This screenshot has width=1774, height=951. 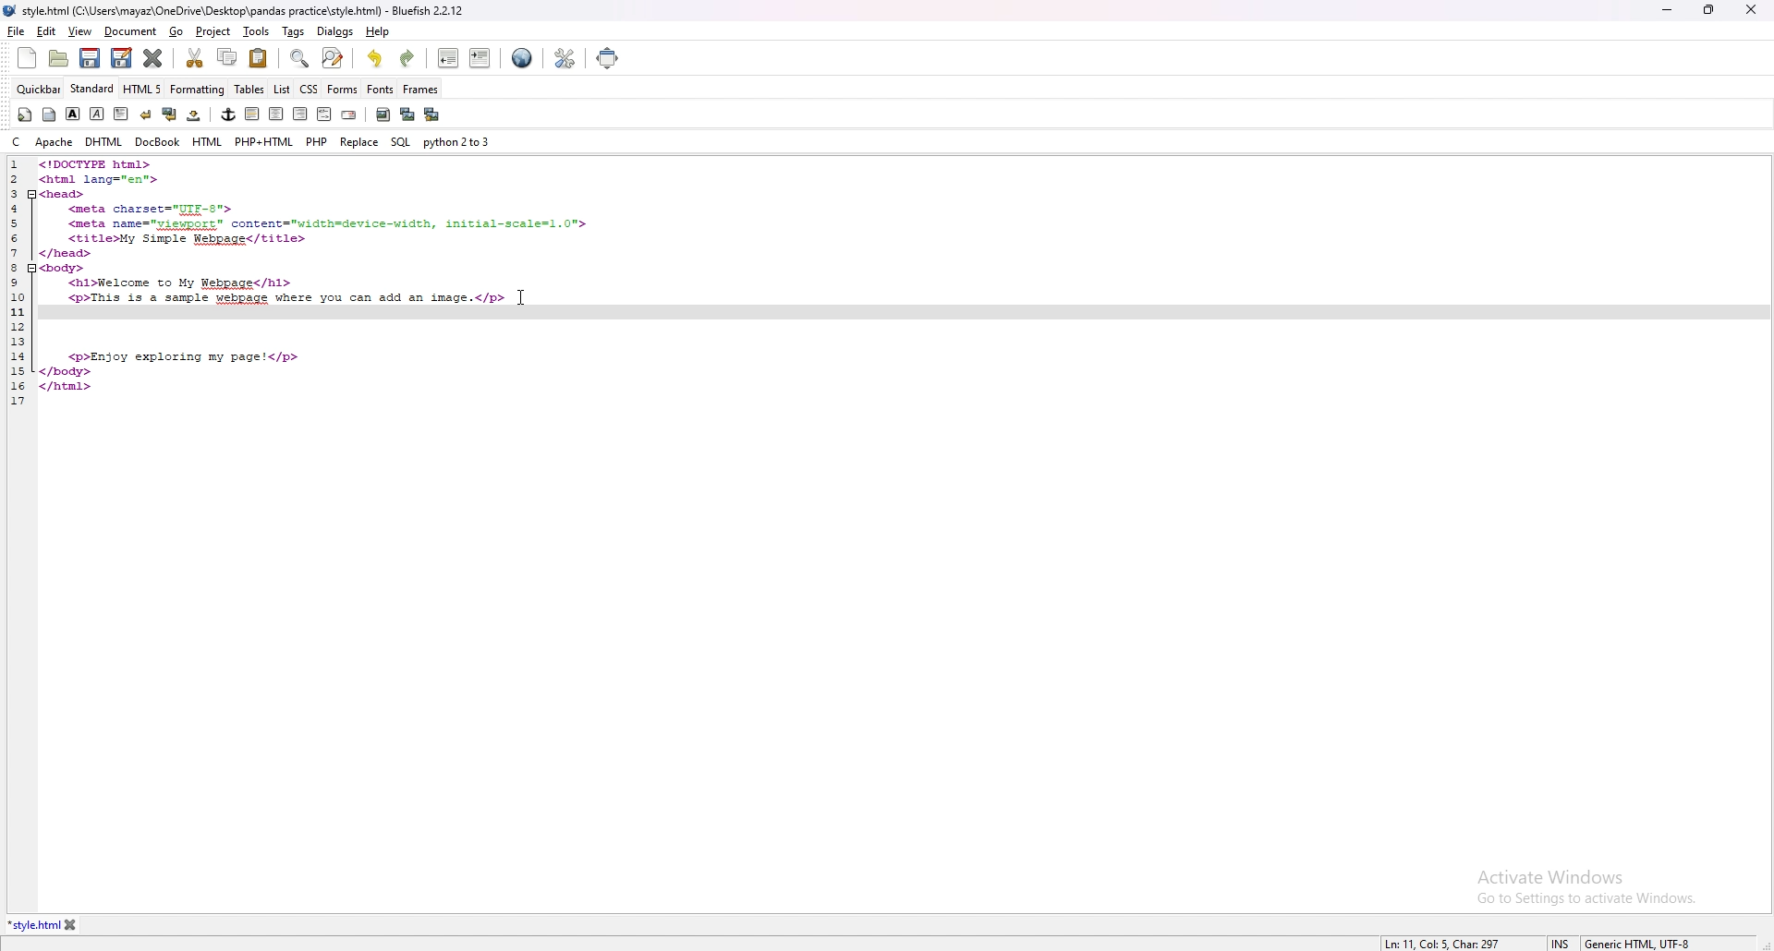 What do you see at coordinates (1708, 10) in the screenshot?
I see `resize` at bounding box center [1708, 10].